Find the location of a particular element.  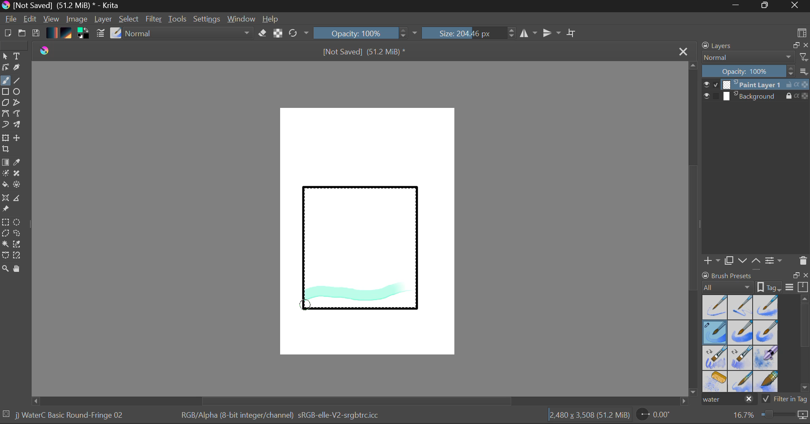

Delete Layer is located at coordinates (803, 261).